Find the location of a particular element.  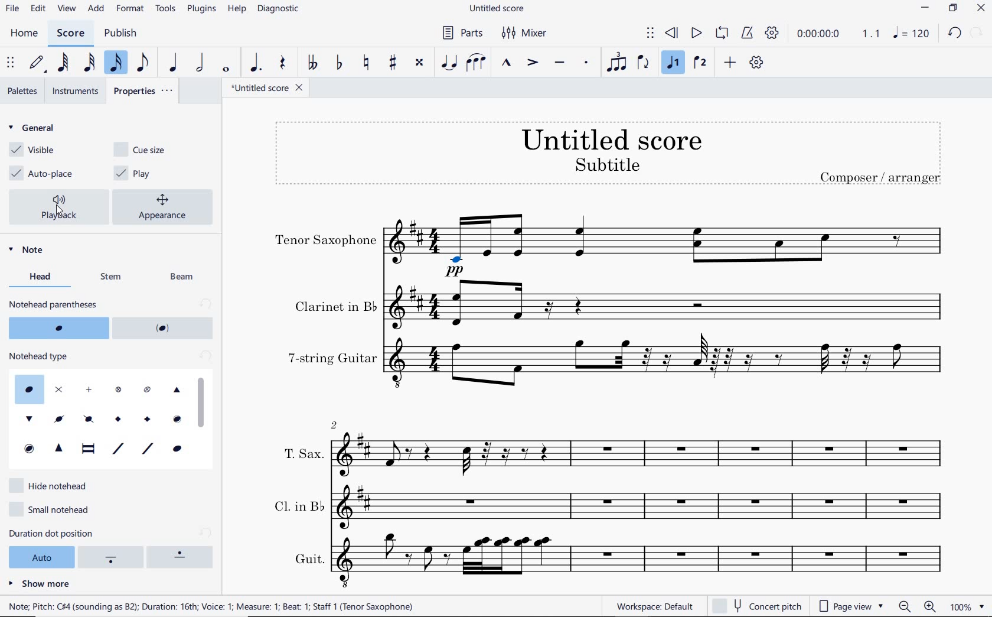

hide notehead is located at coordinates (53, 485).